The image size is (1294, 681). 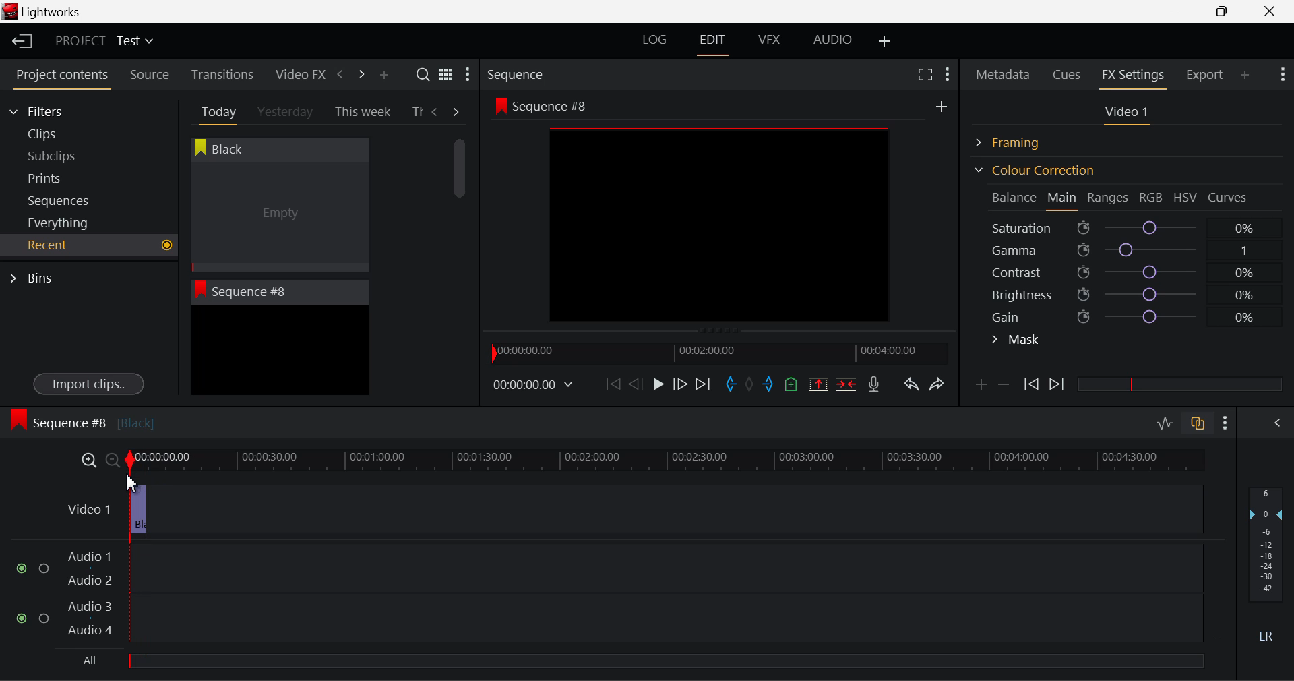 What do you see at coordinates (665, 660) in the screenshot?
I see `slider` at bounding box center [665, 660].